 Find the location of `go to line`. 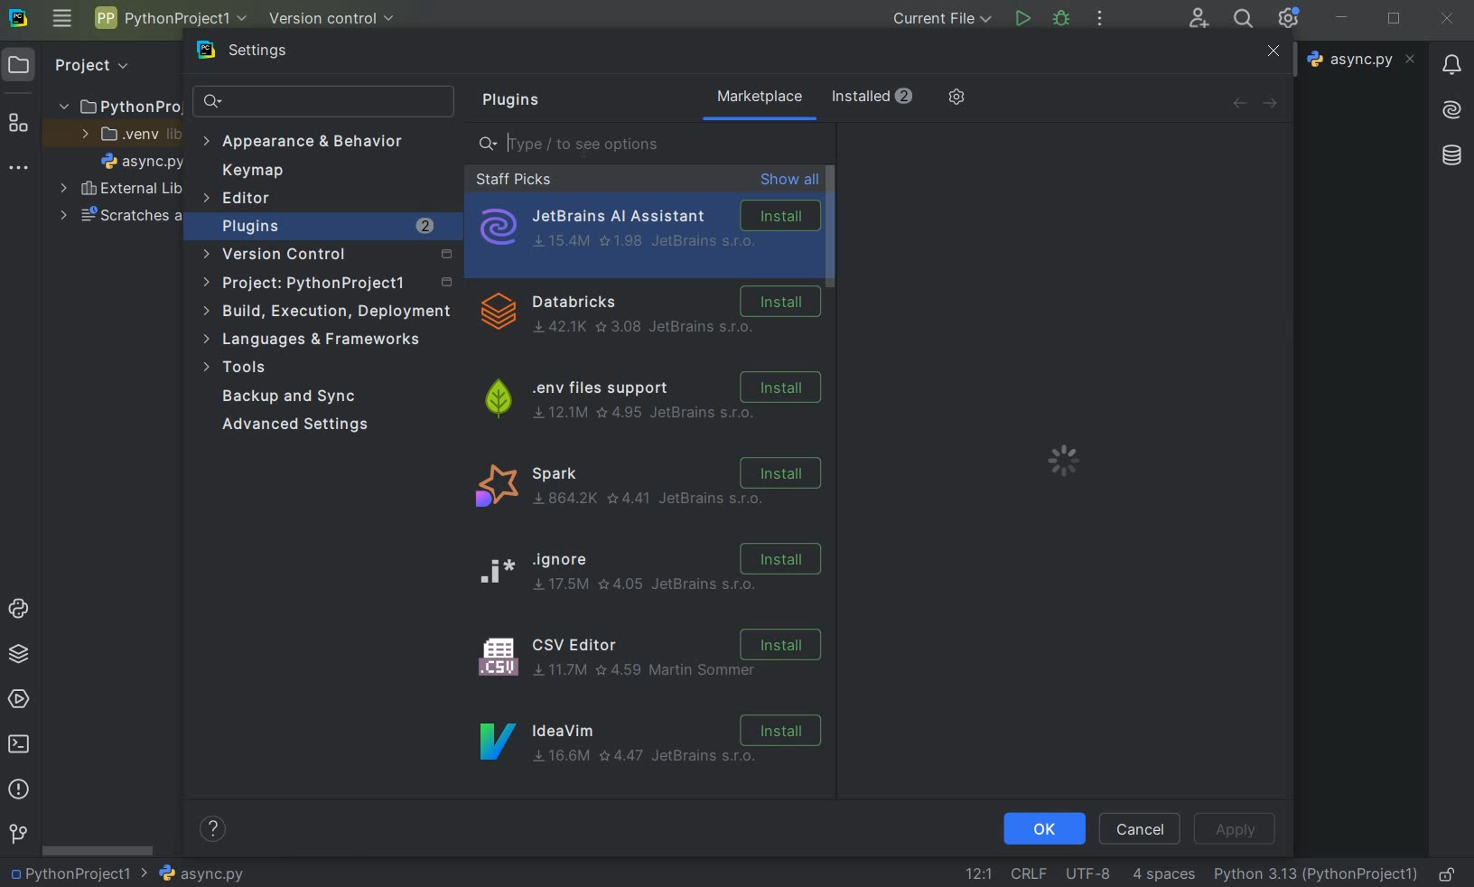

go to line is located at coordinates (979, 872).